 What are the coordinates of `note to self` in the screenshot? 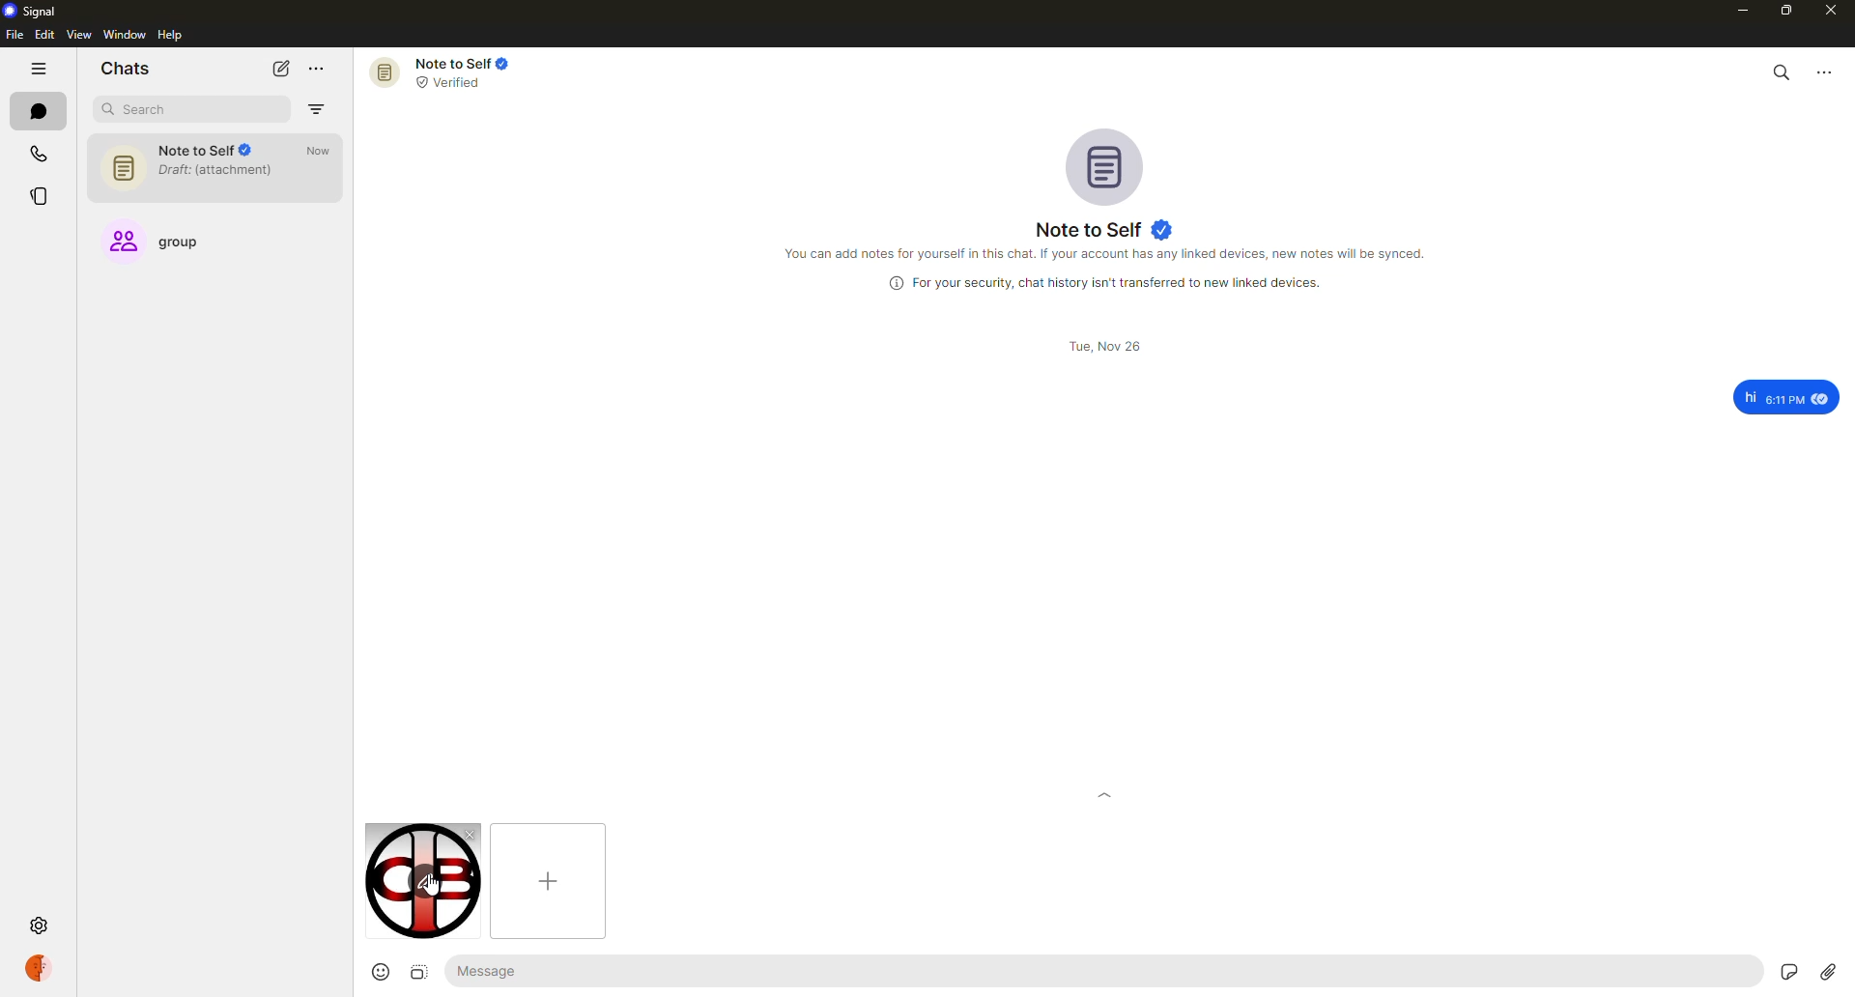 It's located at (221, 166).